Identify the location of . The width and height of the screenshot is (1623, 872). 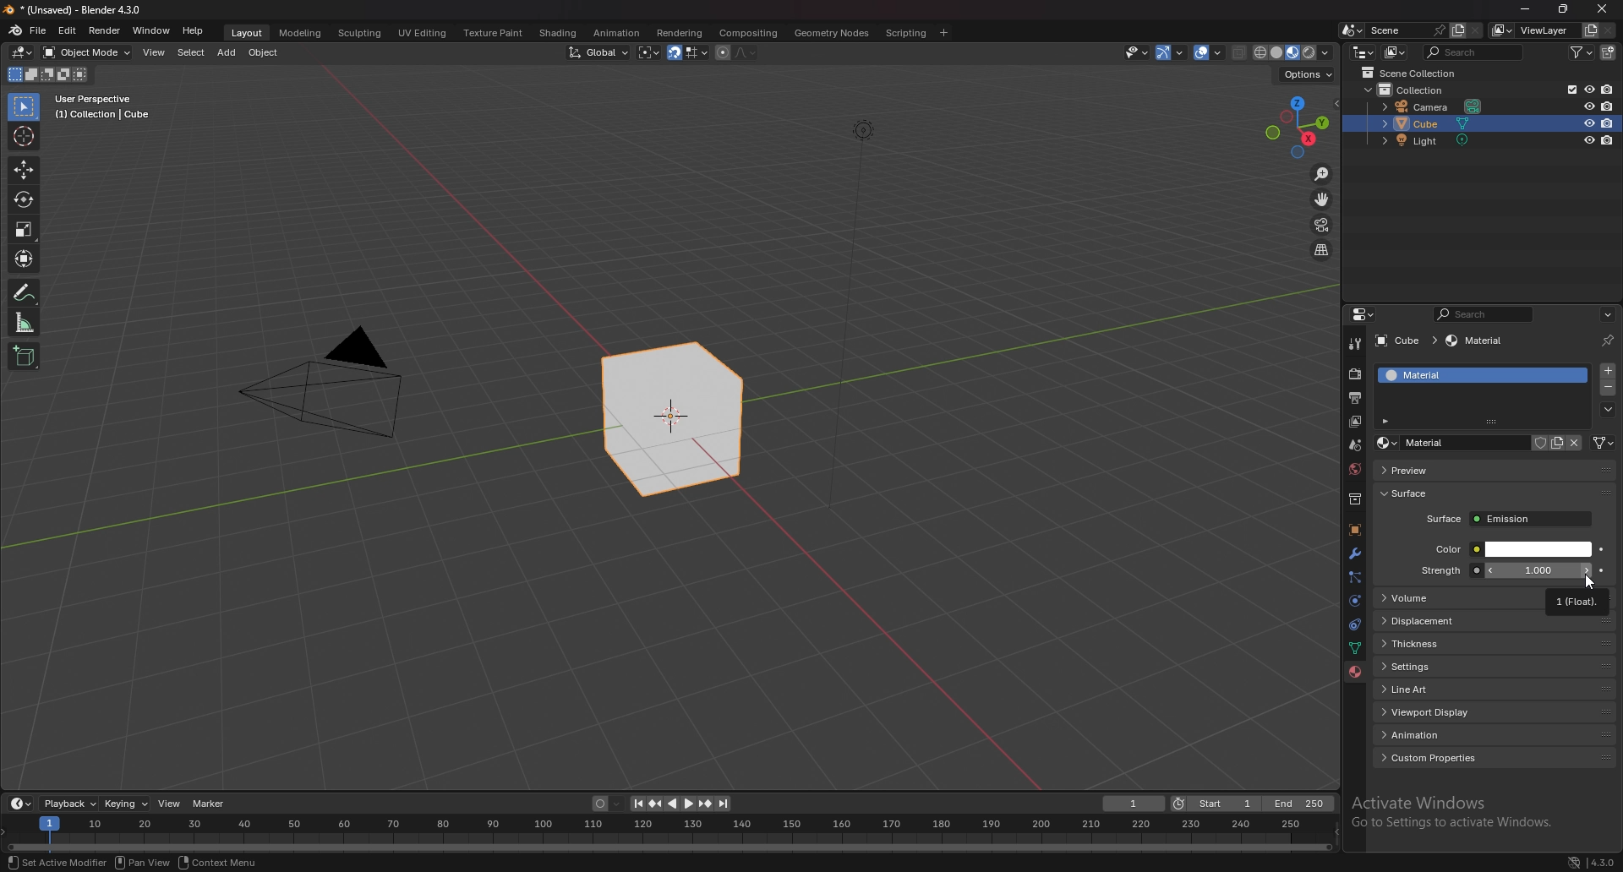
(54, 862).